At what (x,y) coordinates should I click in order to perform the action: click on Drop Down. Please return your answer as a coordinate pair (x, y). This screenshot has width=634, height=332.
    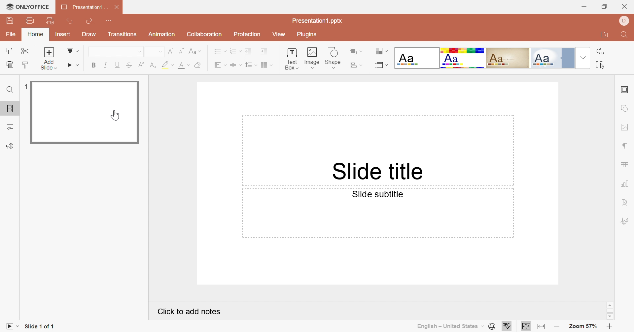
    Looking at the image, I should click on (390, 51).